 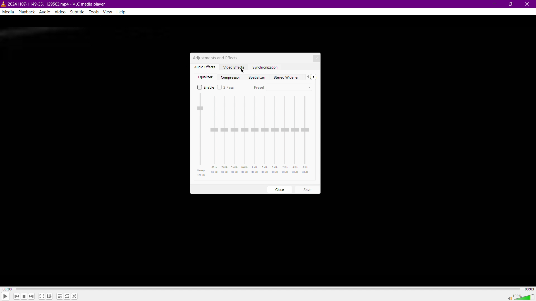 What do you see at coordinates (74, 296) in the screenshot?
I see `Random` at bounding box center [74, 296].